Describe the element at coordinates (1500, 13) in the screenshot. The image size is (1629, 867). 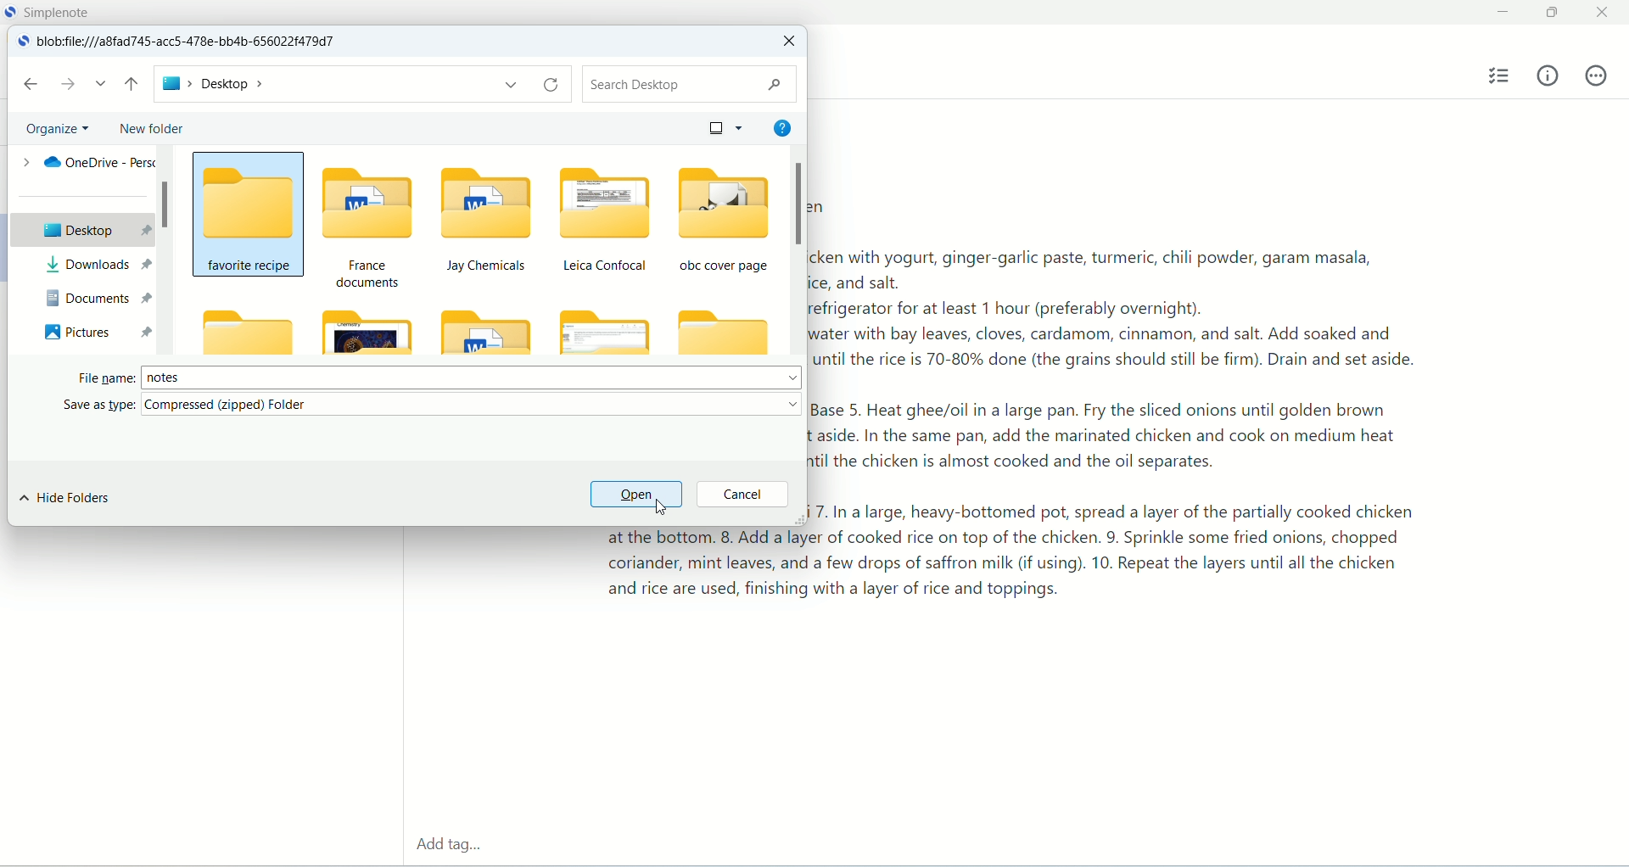
I see `minimize` at that location.